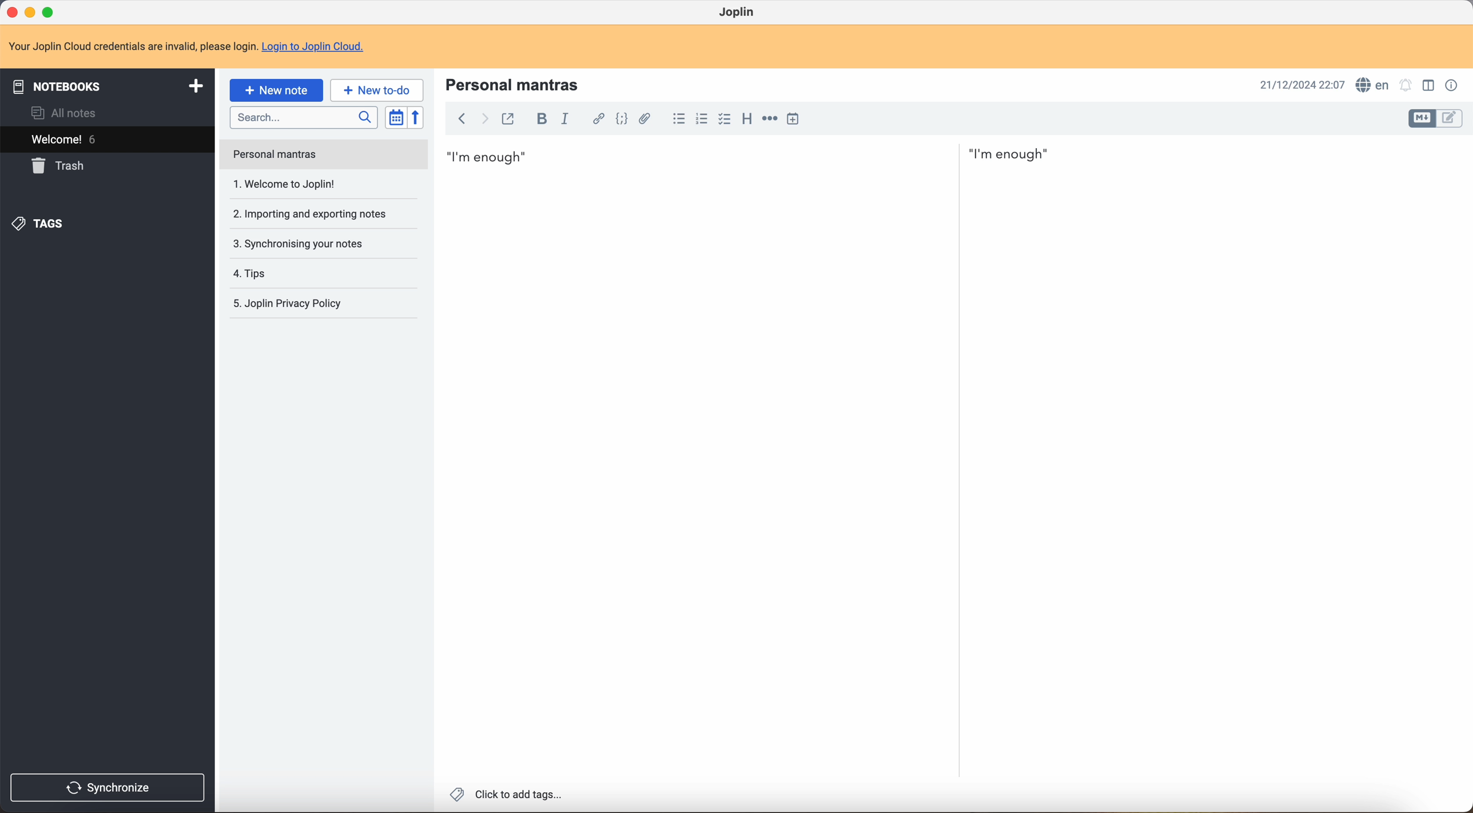 The width and height of the screenshot is (1473, 813). I want to click on new to-do, so click(376, 89).